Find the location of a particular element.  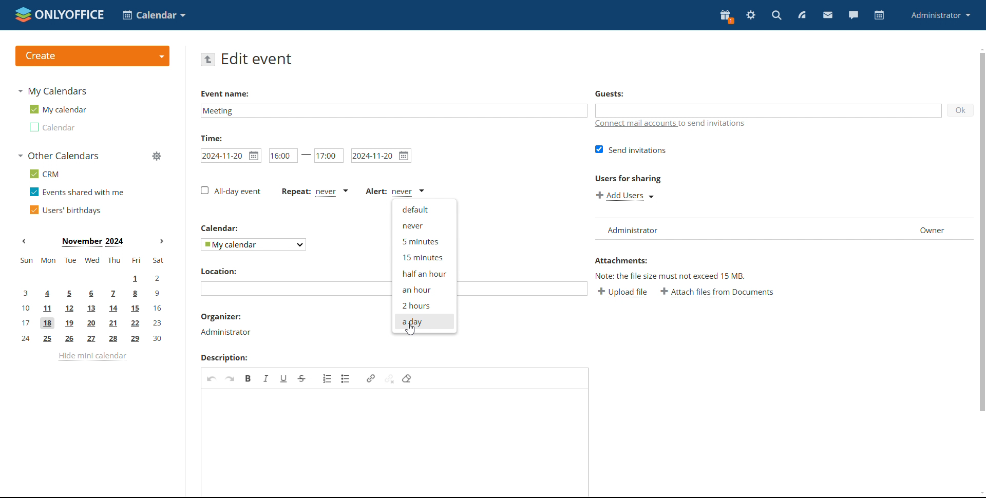

end time is located at coordinates (329, 155).